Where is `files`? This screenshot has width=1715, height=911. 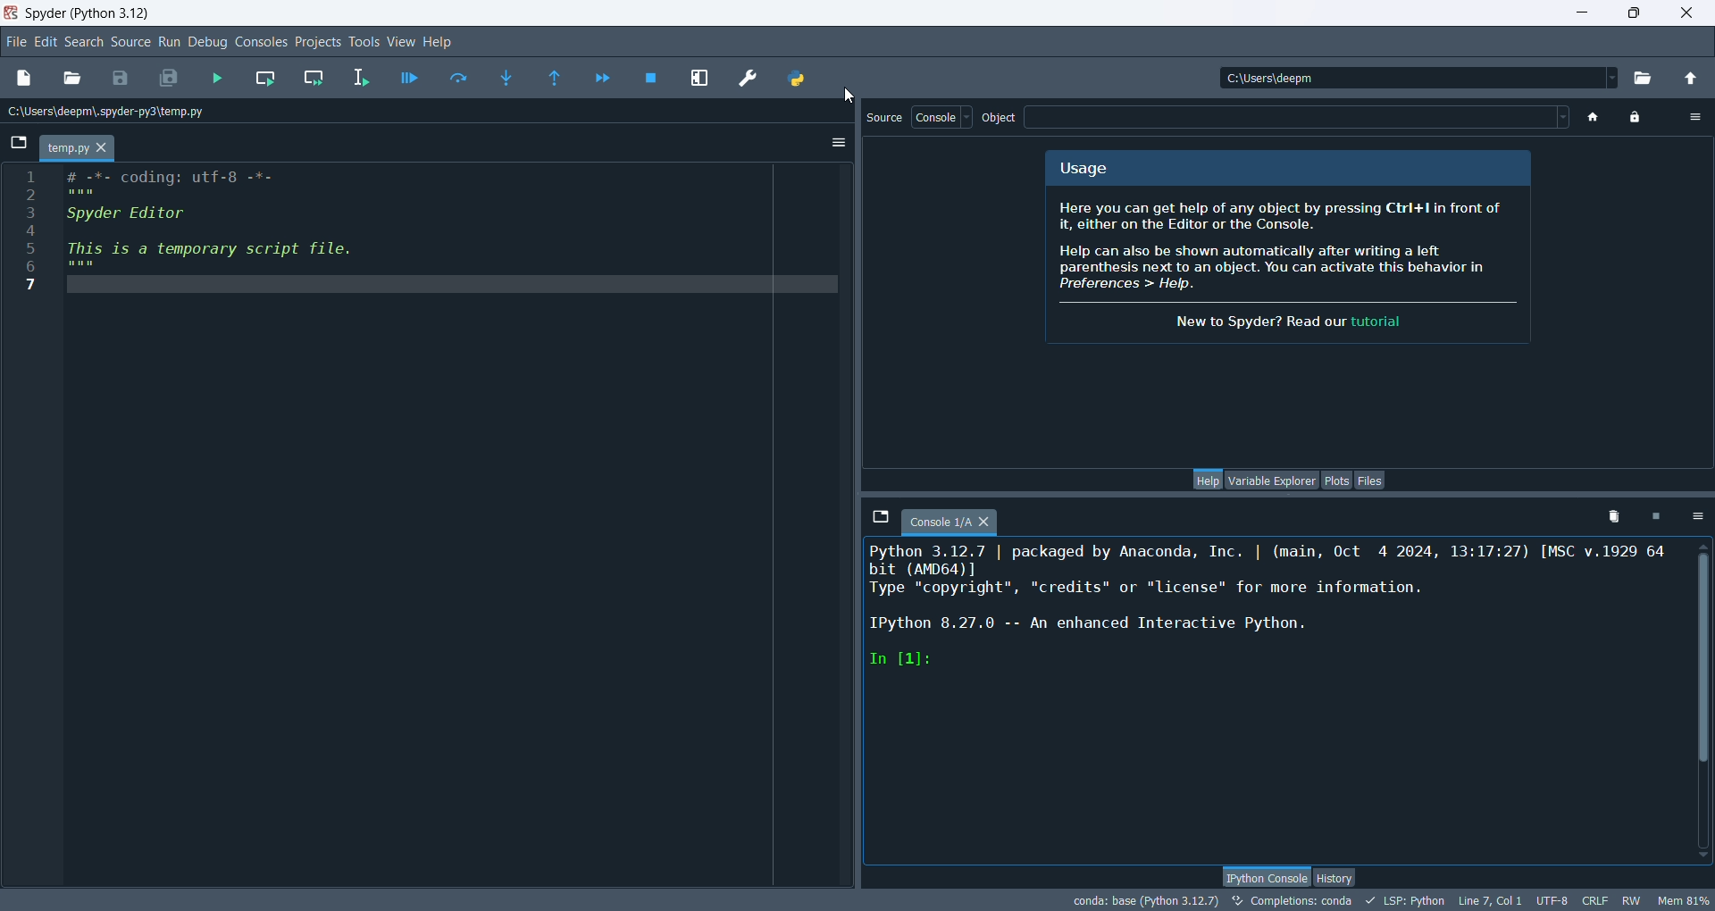
files is located at coordinates (1370, 480).